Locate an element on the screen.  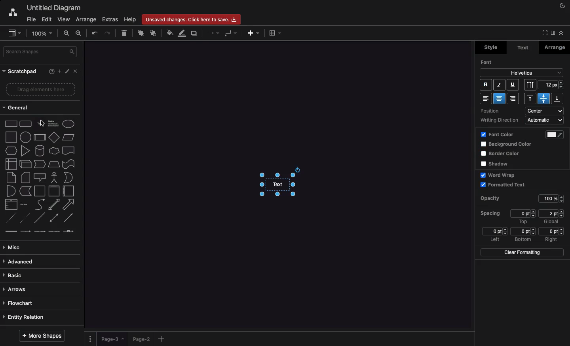
100% - Zoom is located at coordinates (43, 33).